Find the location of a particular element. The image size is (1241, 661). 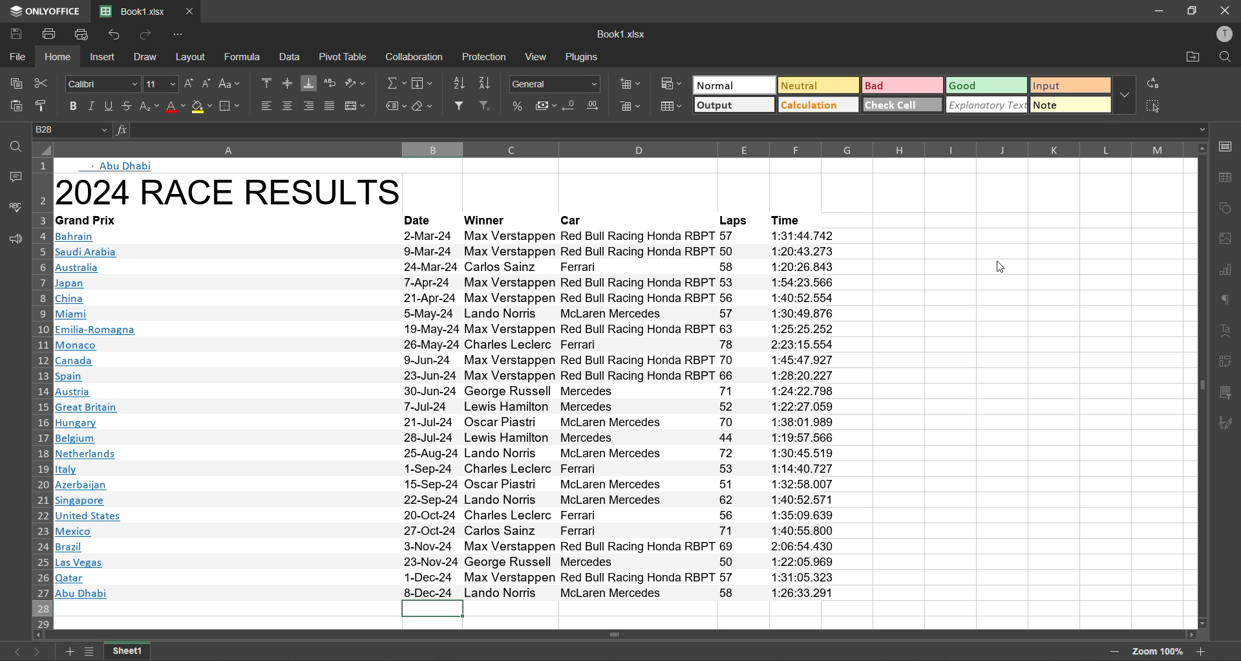

Japan [-Apr-24 Max verstappen Red pull Racing fonda Rbr 1 93 1:04:25.00606 is located at coordinates (449, 285).